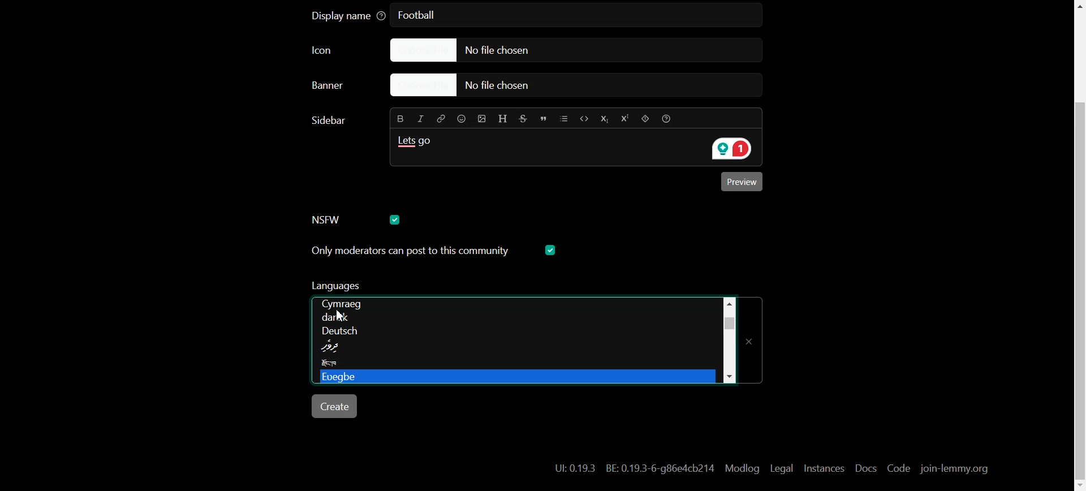  Describe the element at coordinates (782, 468) in the screenshot. I see `Legal` at that location.